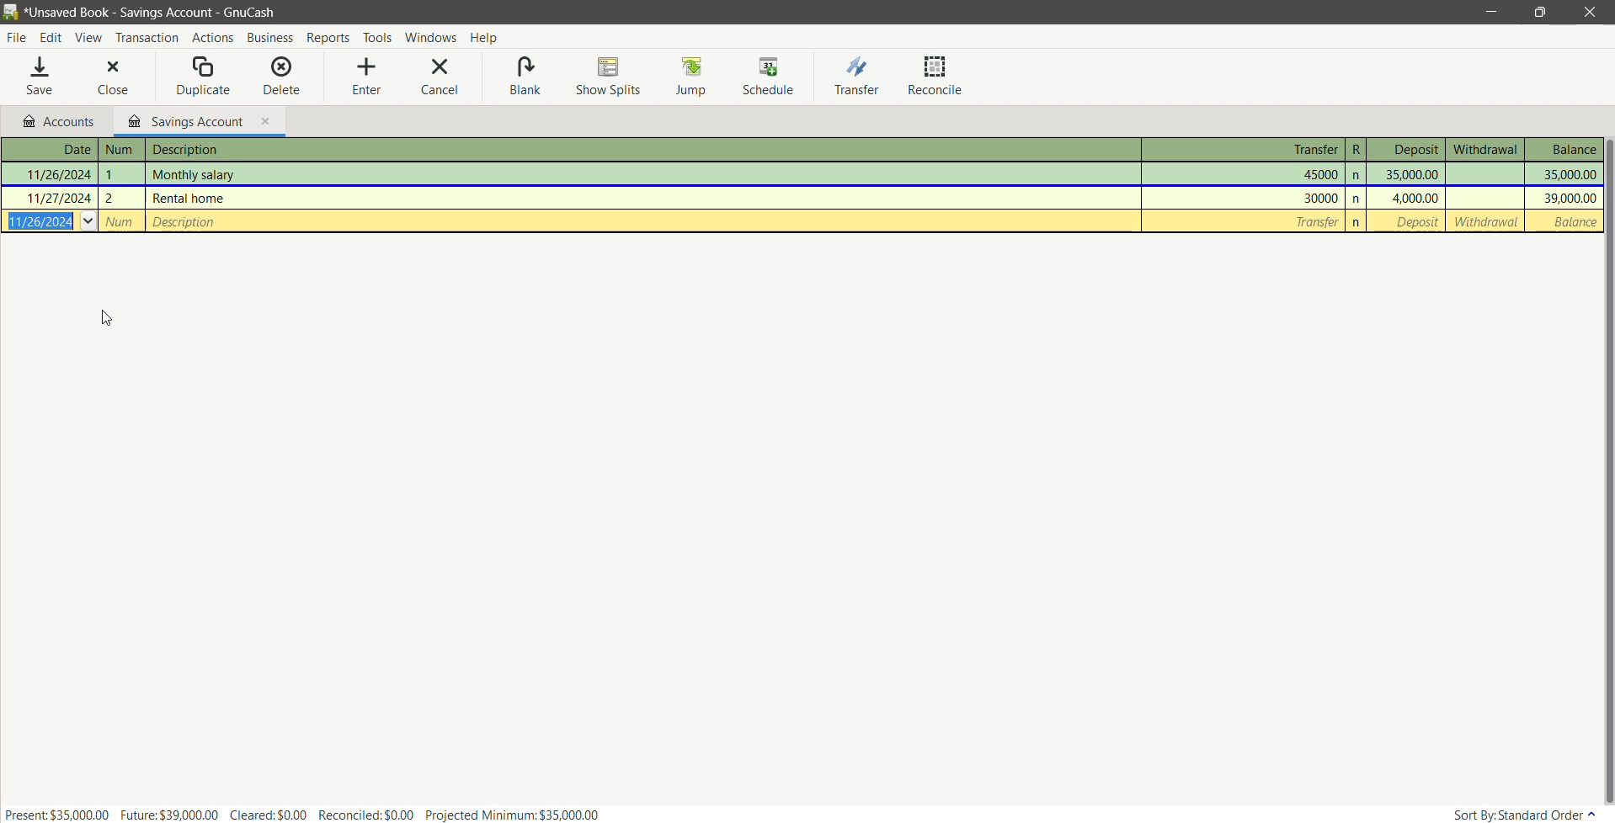 The image size is (1615, 823). I want to click on Minimize, so click(1491, 11).